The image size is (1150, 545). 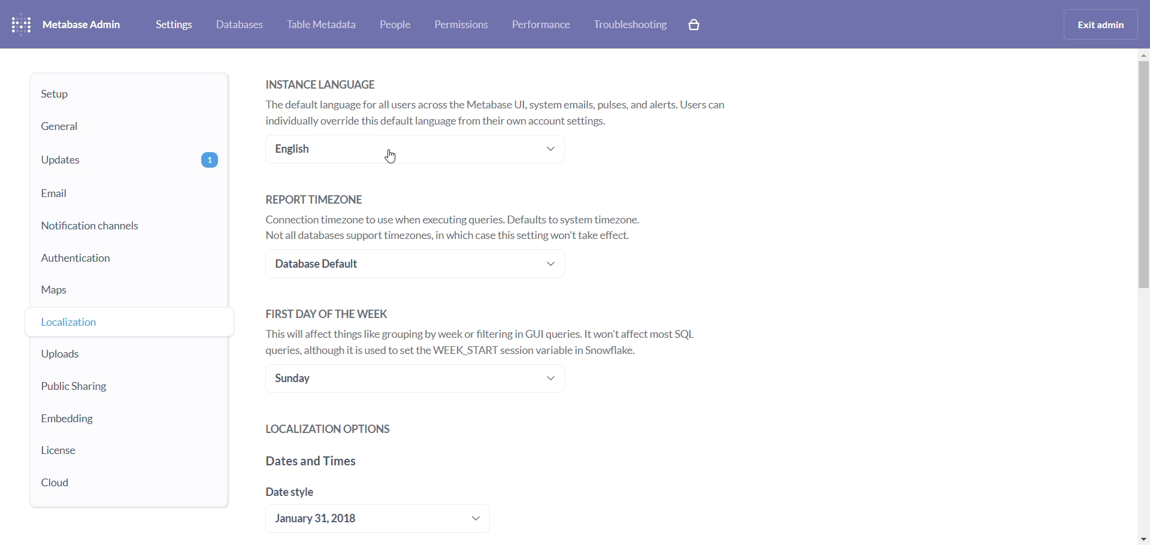 What do you see at coordinates (633, 25) in the screenshot?
I see `troubleshooting` at bounding box center [633, 25].